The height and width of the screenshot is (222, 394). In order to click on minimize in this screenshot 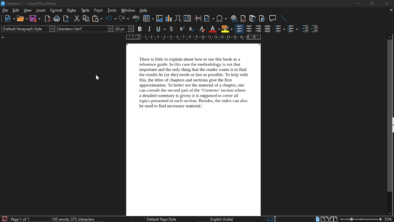, I will do `click(357, 4)`.